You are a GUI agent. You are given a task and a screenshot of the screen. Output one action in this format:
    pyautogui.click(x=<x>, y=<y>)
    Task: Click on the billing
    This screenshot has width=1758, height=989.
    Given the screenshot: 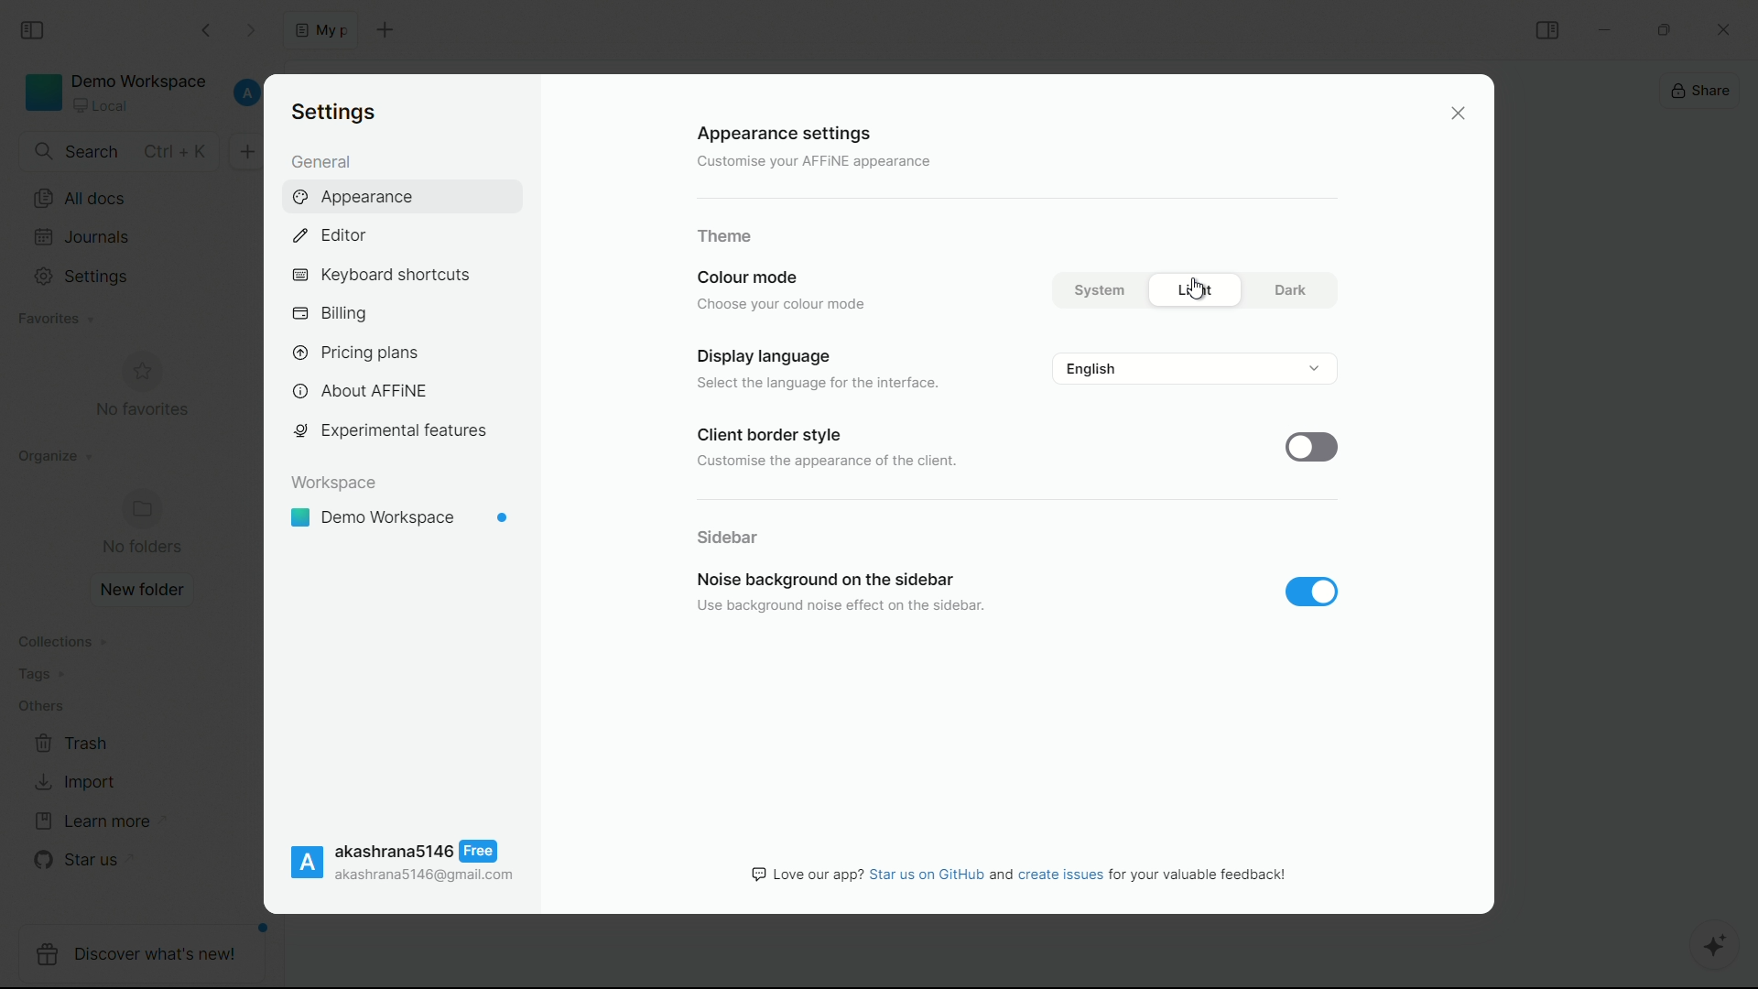 What is the action you would take?
    pyautogui.click(x=331, y=314)
    